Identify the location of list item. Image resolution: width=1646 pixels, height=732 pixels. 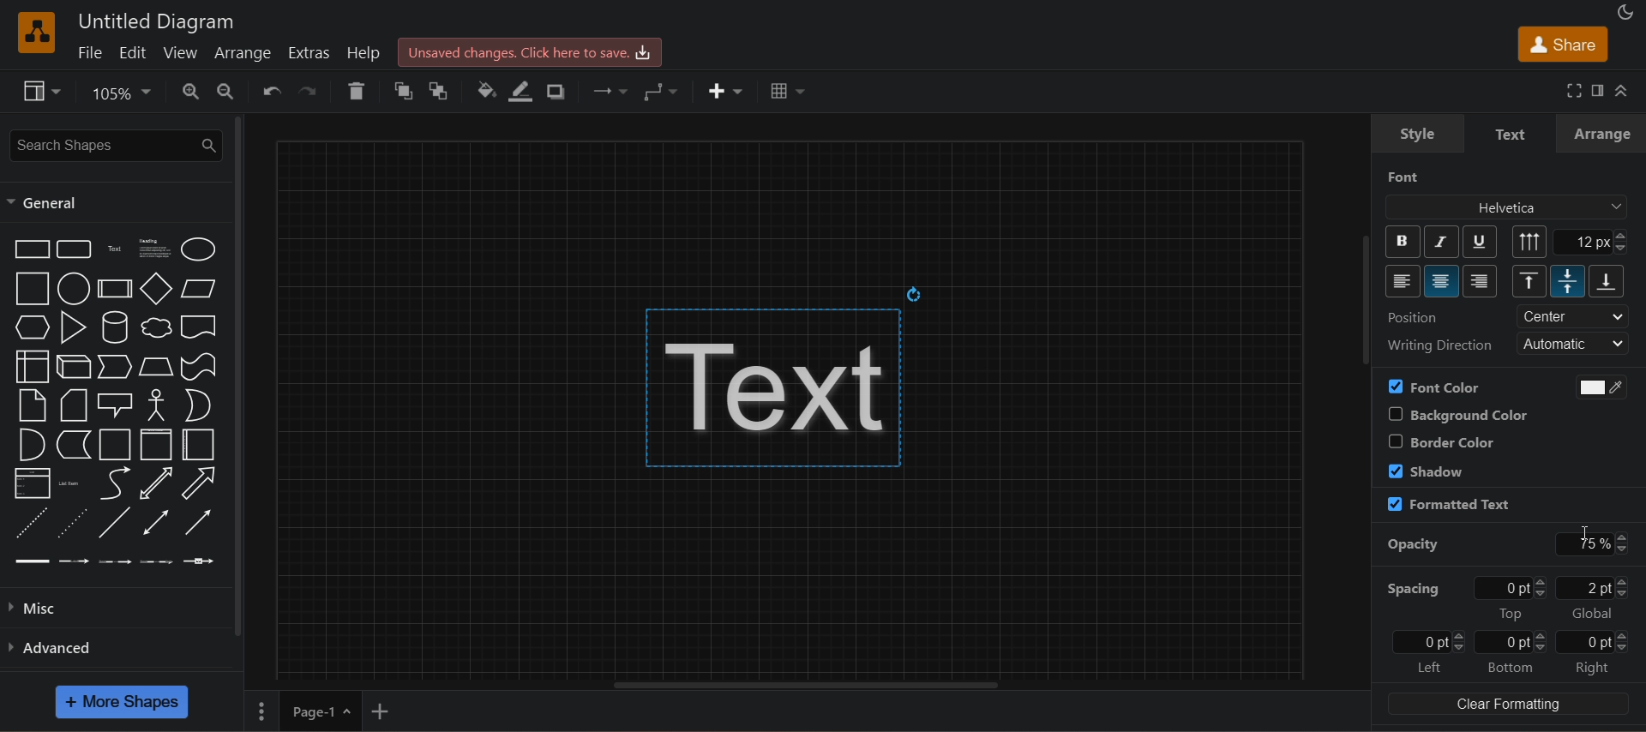
(70, 483).